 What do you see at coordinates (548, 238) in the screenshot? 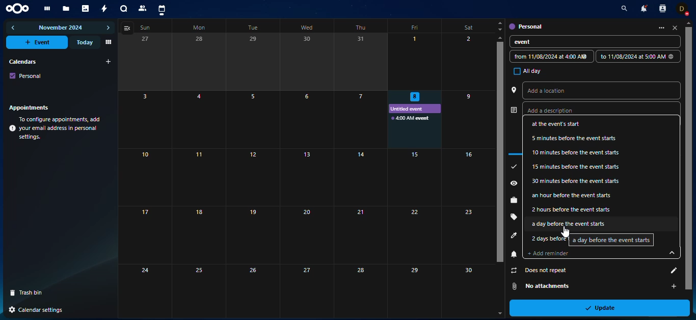
I see `2 days before` at bounding box center [548, 238].